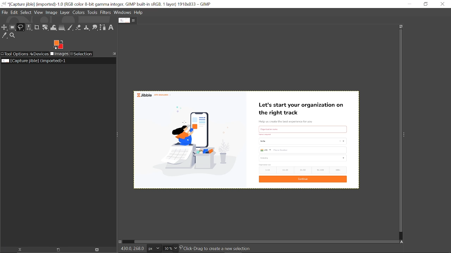 The width and height of the screenshot is (451, 253). I want to click on Path tool, so click(103, 27).